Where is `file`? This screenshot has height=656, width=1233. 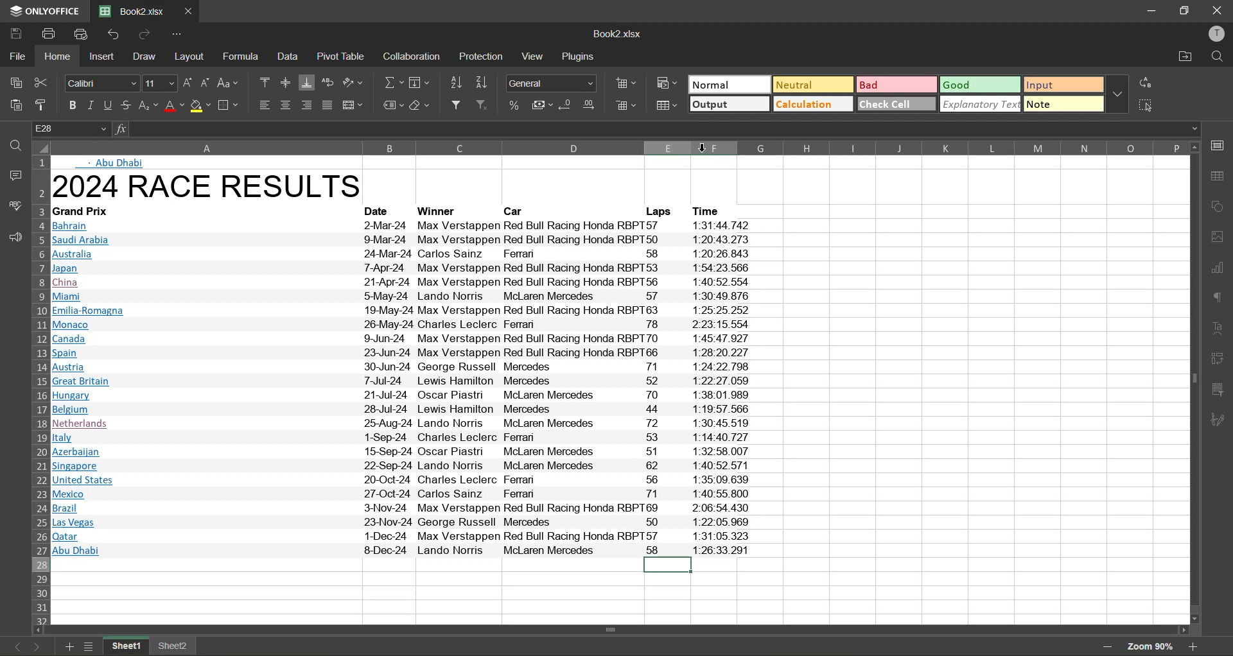
file is located at coordinates (15, 56).